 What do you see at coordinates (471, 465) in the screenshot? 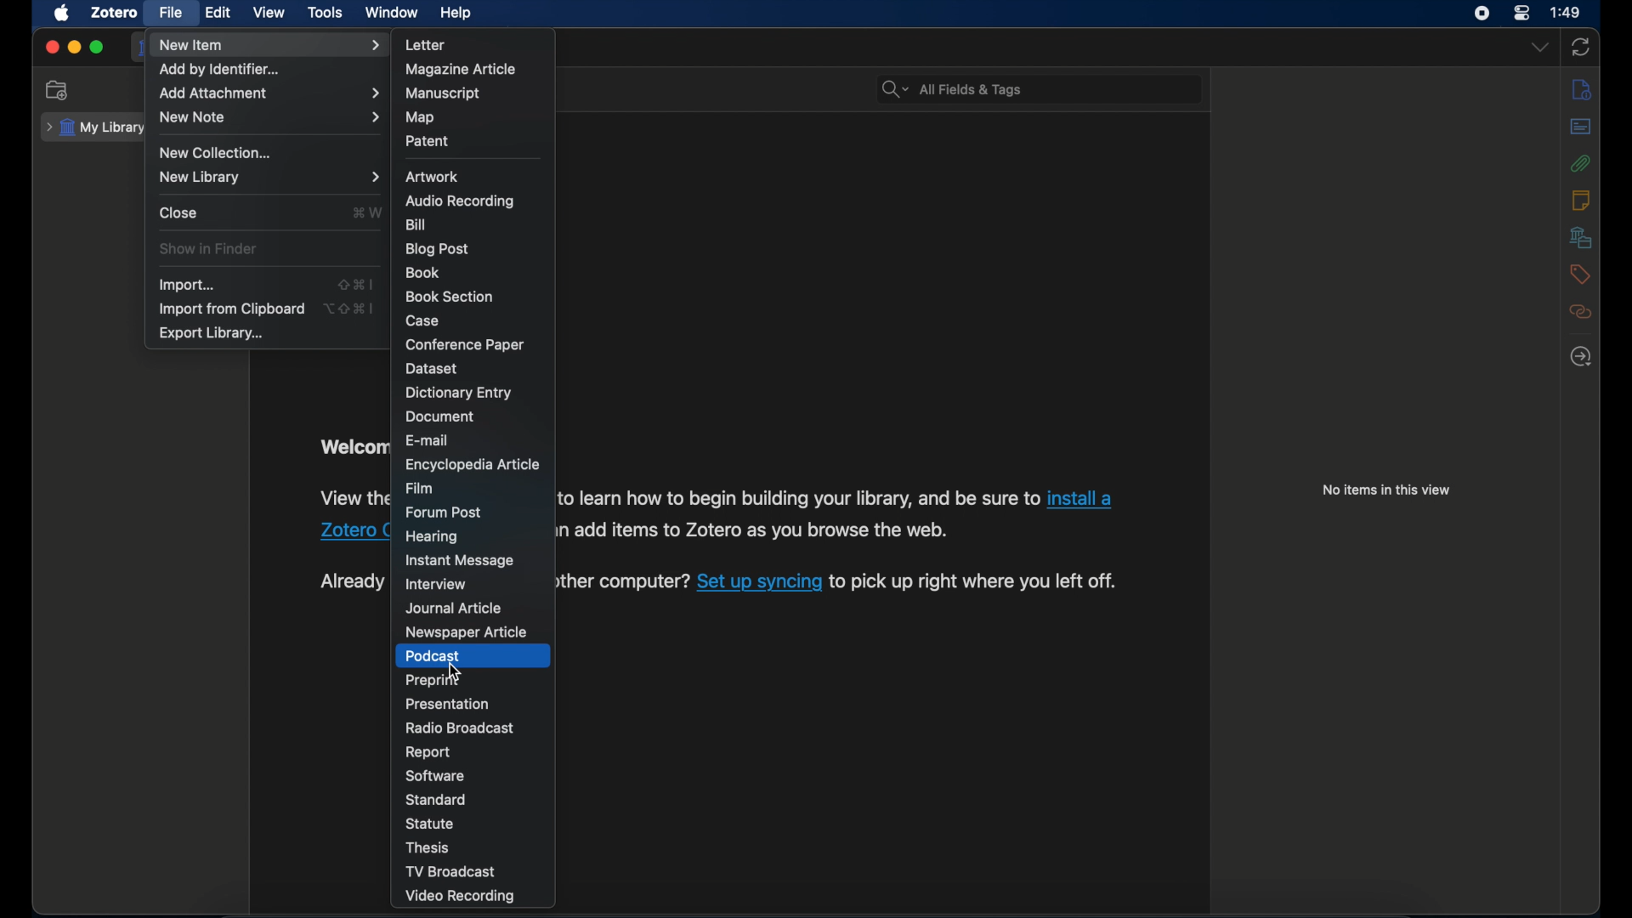
I see `encyclopedia article` at bounding box center [471, 465].